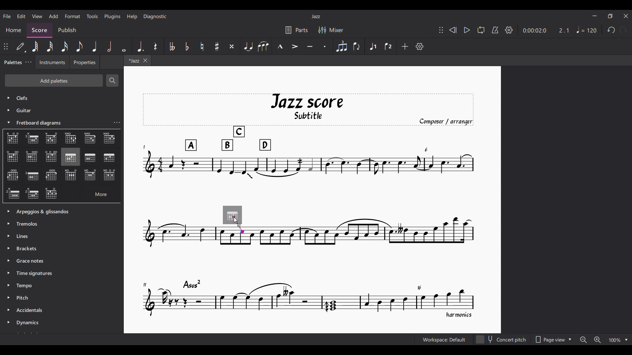 The width and height of the screenshot is (632, 355). Describe the element at coordinates (70, 138) in the screenshot. I see `Chart4` at that location.